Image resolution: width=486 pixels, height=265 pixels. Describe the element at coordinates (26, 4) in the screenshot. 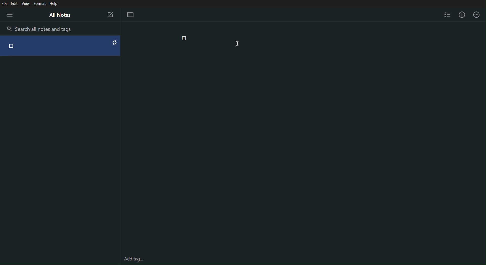

I see `View` at that location.